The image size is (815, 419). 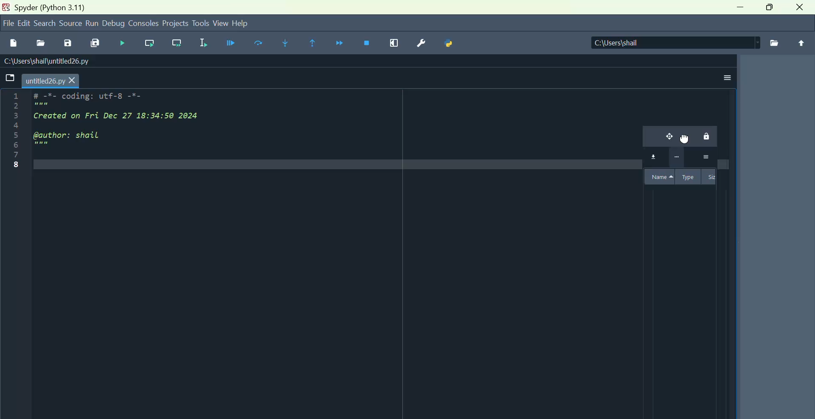 What do you see at coordinates (772, 10) in the screenshot?
I see `Maximise` at bounding box center [772, 10].